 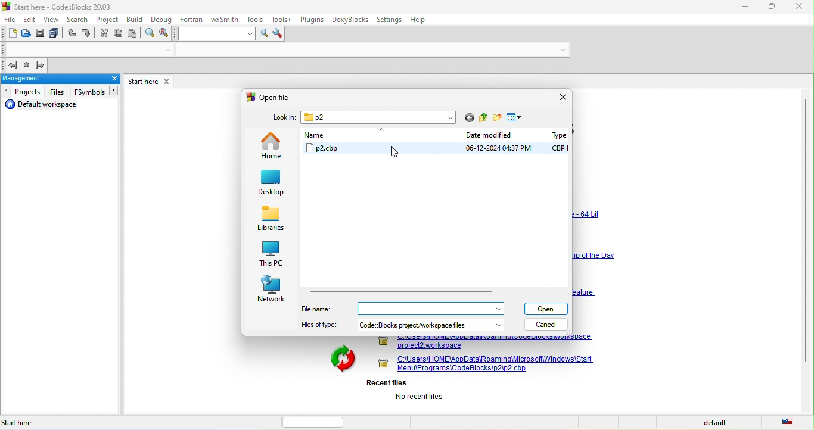 I want to click on close, so click(x=166, y=82).